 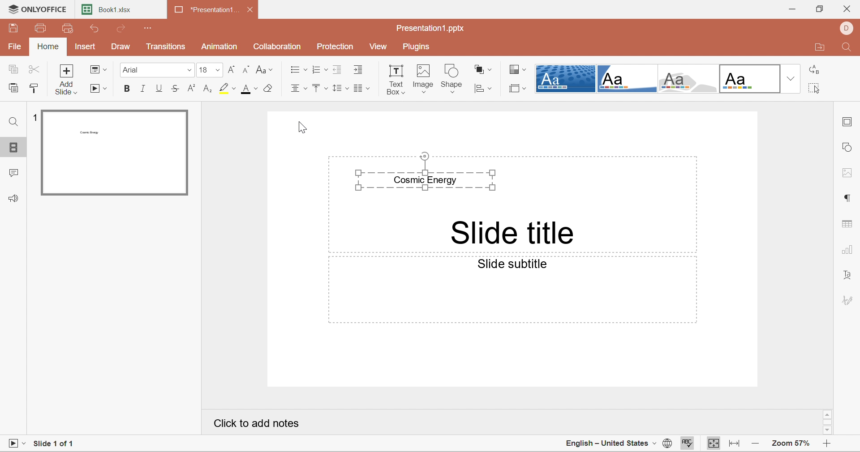 What do you see at coordinates (250, 89) in the screenshot?
I see `Font color` at bounding box center [250, 89].